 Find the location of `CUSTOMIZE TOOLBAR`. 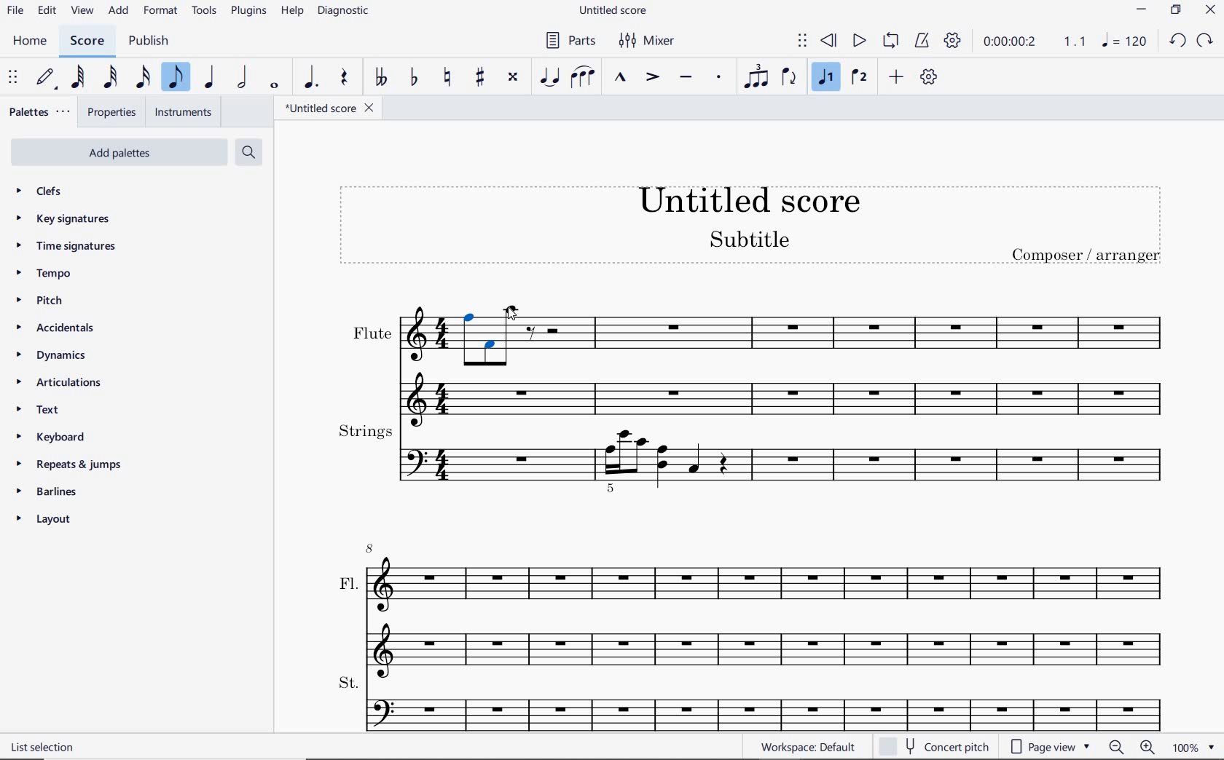

CUSTOMIZE TOOLBAR is located at coordinates (931, 77).